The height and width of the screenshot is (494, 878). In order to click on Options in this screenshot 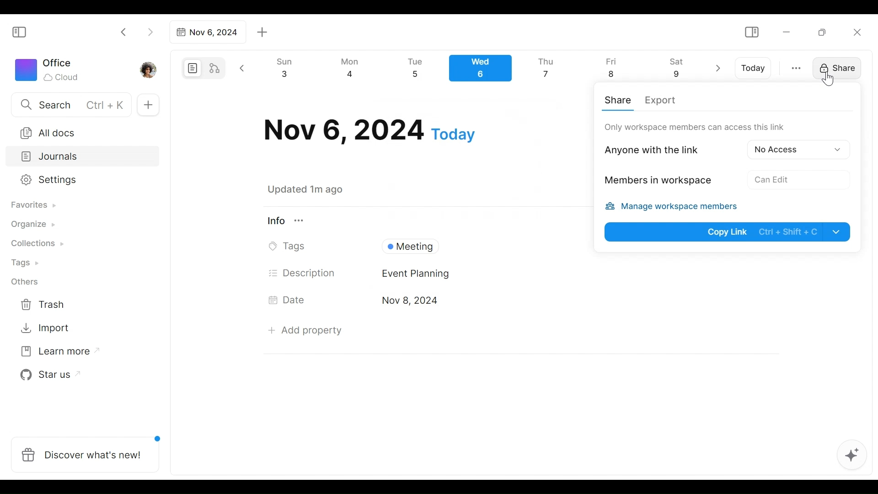, I will do `click(795, 149)`.